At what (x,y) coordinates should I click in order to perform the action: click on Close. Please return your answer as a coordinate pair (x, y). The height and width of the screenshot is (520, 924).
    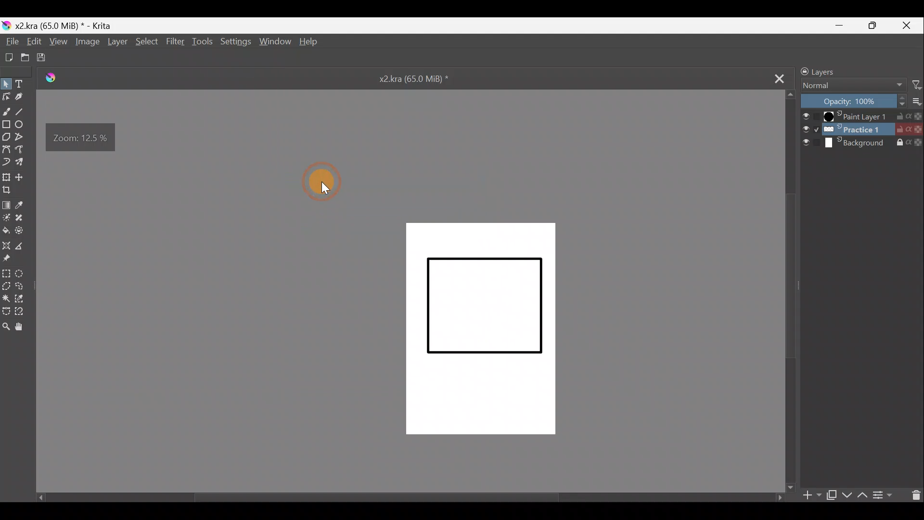
    Looking at the image, I should click on (904, 26).